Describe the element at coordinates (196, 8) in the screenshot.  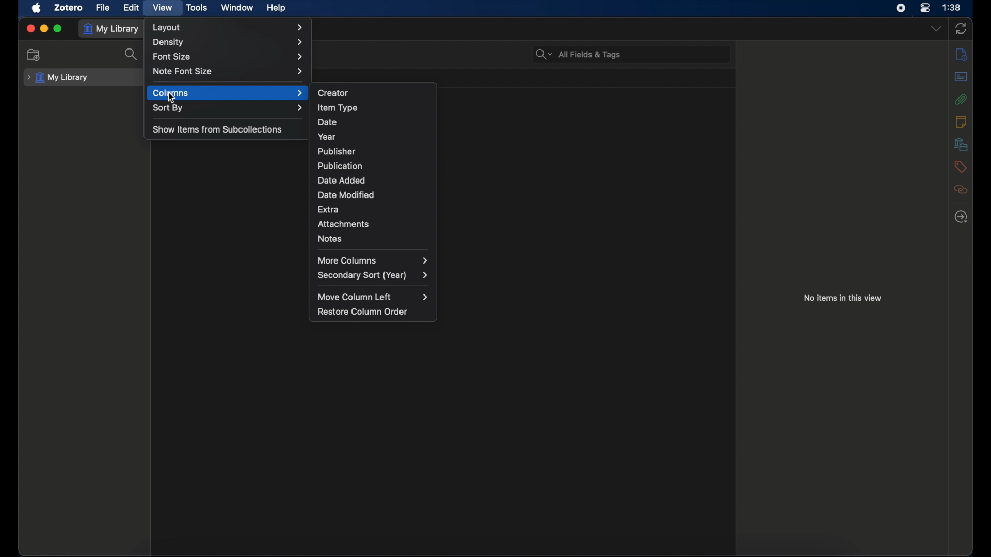
I see `tools` at that location.